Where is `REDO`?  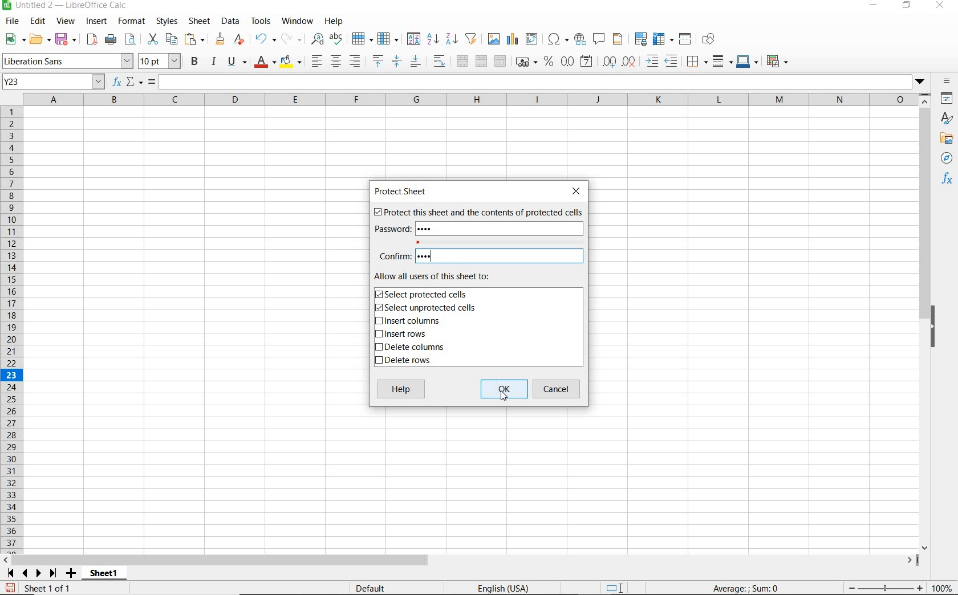 REDO is located at coordinates (290, 38).